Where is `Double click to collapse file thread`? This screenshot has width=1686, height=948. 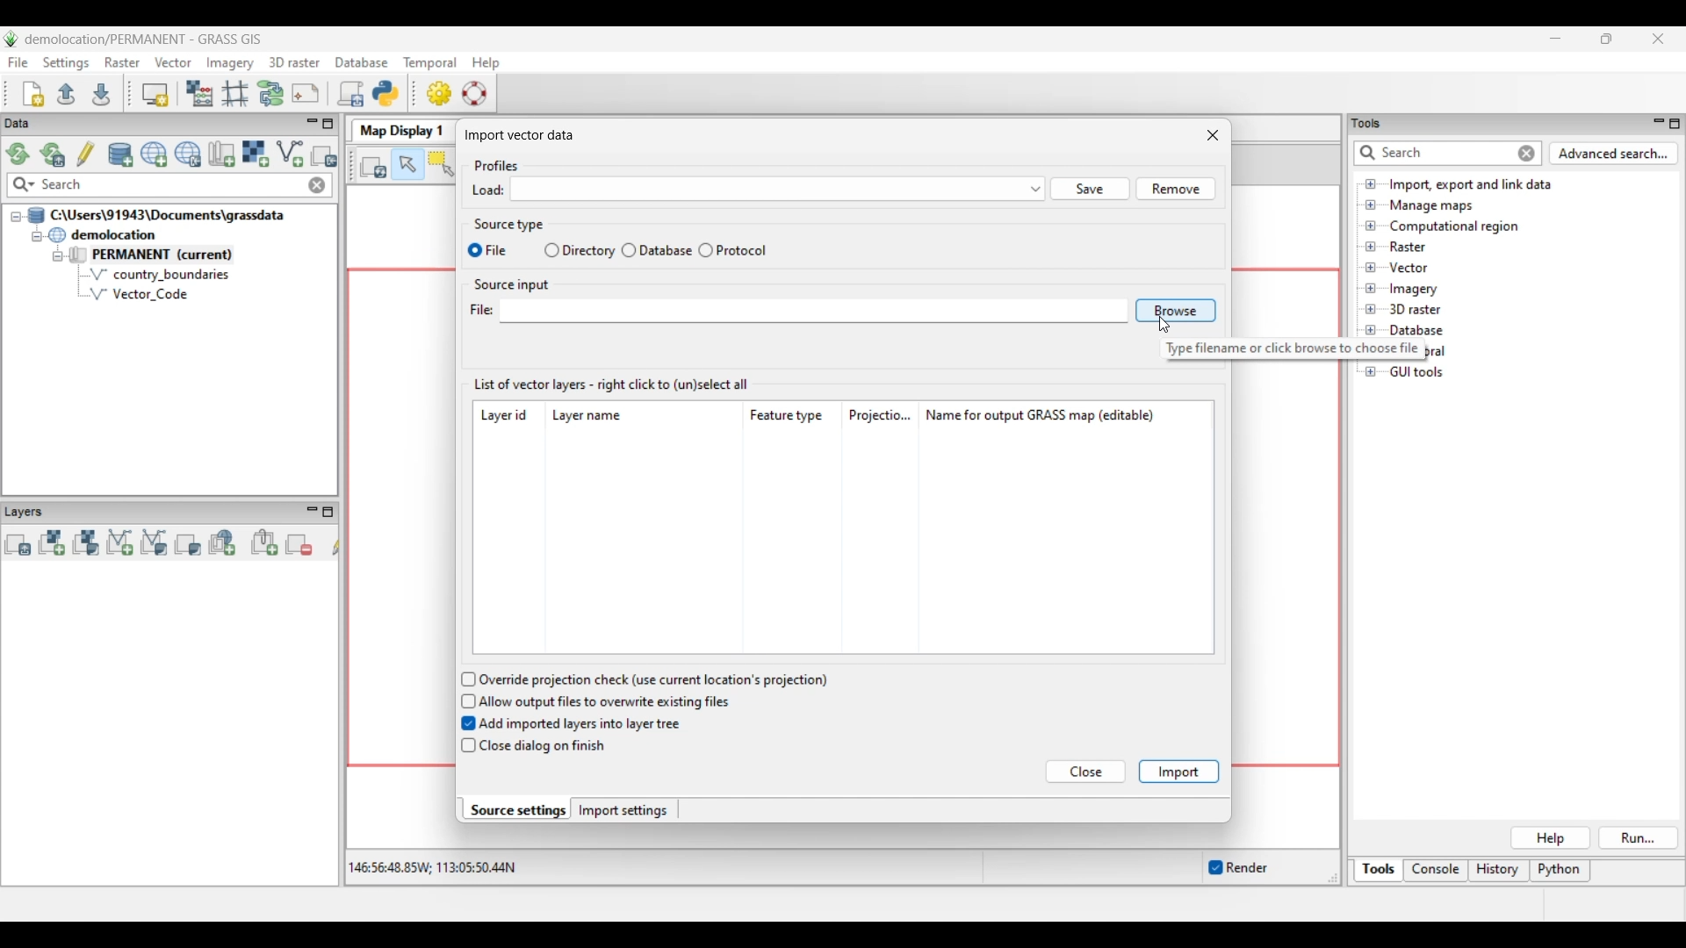 Double click to collapse file thread is located at coordinates (156, 215).